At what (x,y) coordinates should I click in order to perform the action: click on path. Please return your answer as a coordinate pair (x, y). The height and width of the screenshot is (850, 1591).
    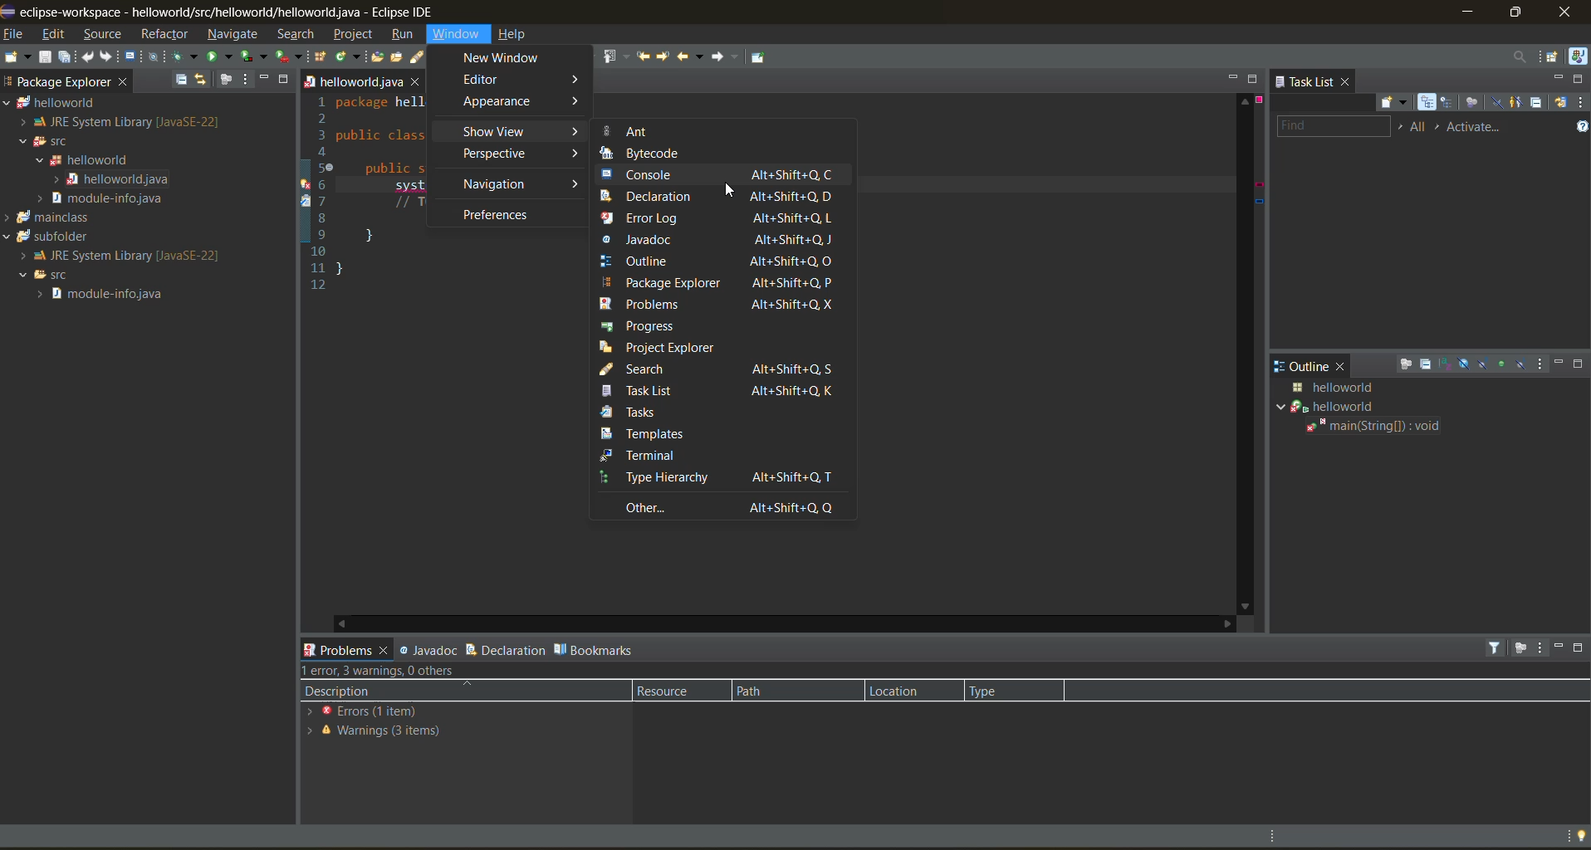
    Looking at the image, I should click on (785, 692).